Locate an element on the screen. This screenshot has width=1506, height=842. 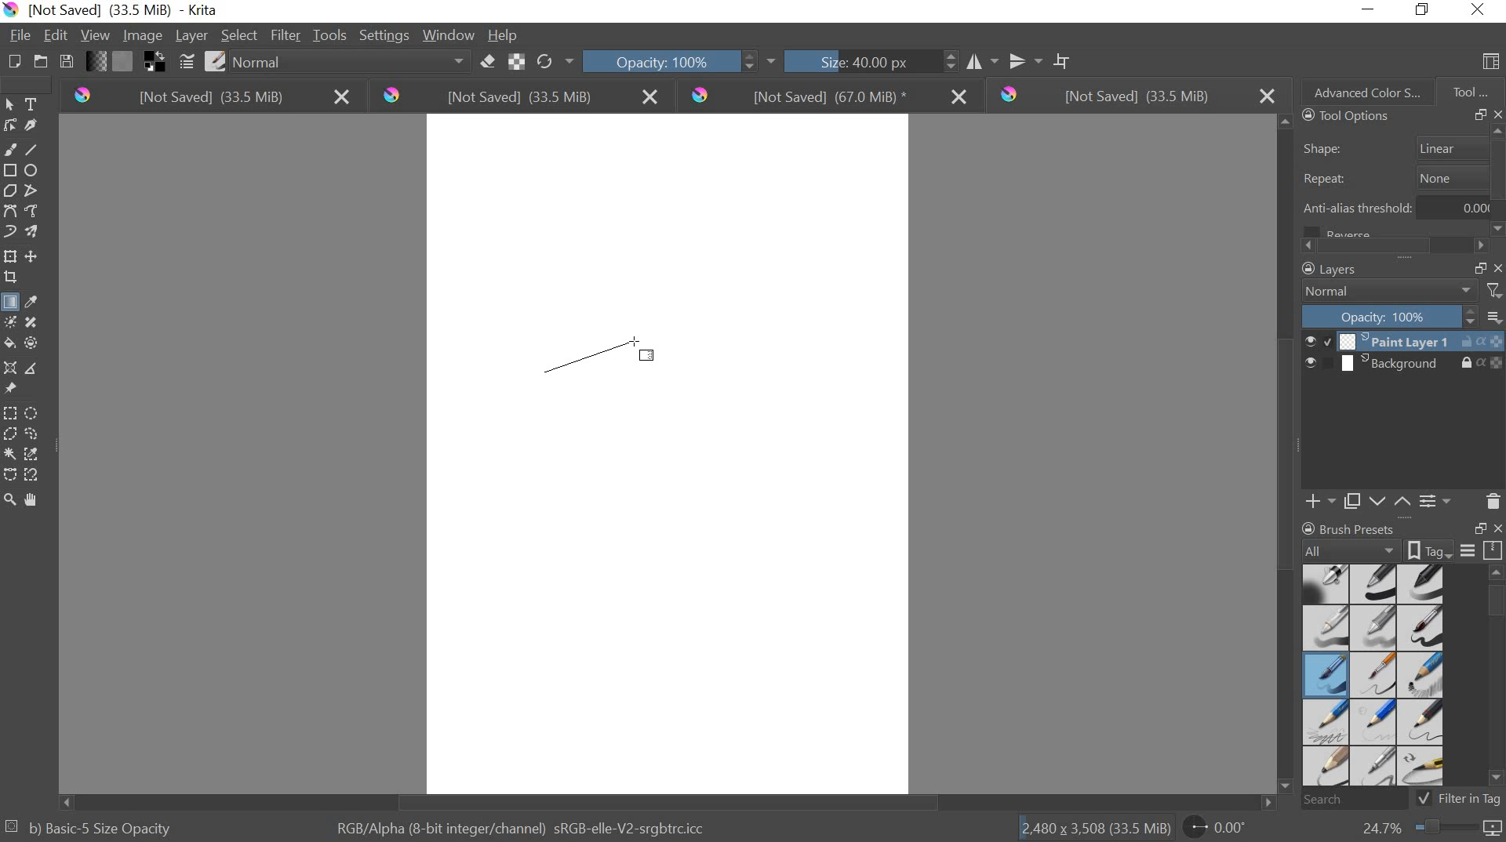
RESTORE DOWN is located at coordinates (1479, 267).